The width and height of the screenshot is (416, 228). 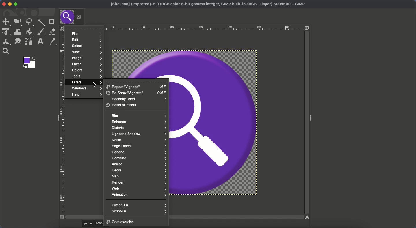 I want to click on Render, so click(x=139, y=182).